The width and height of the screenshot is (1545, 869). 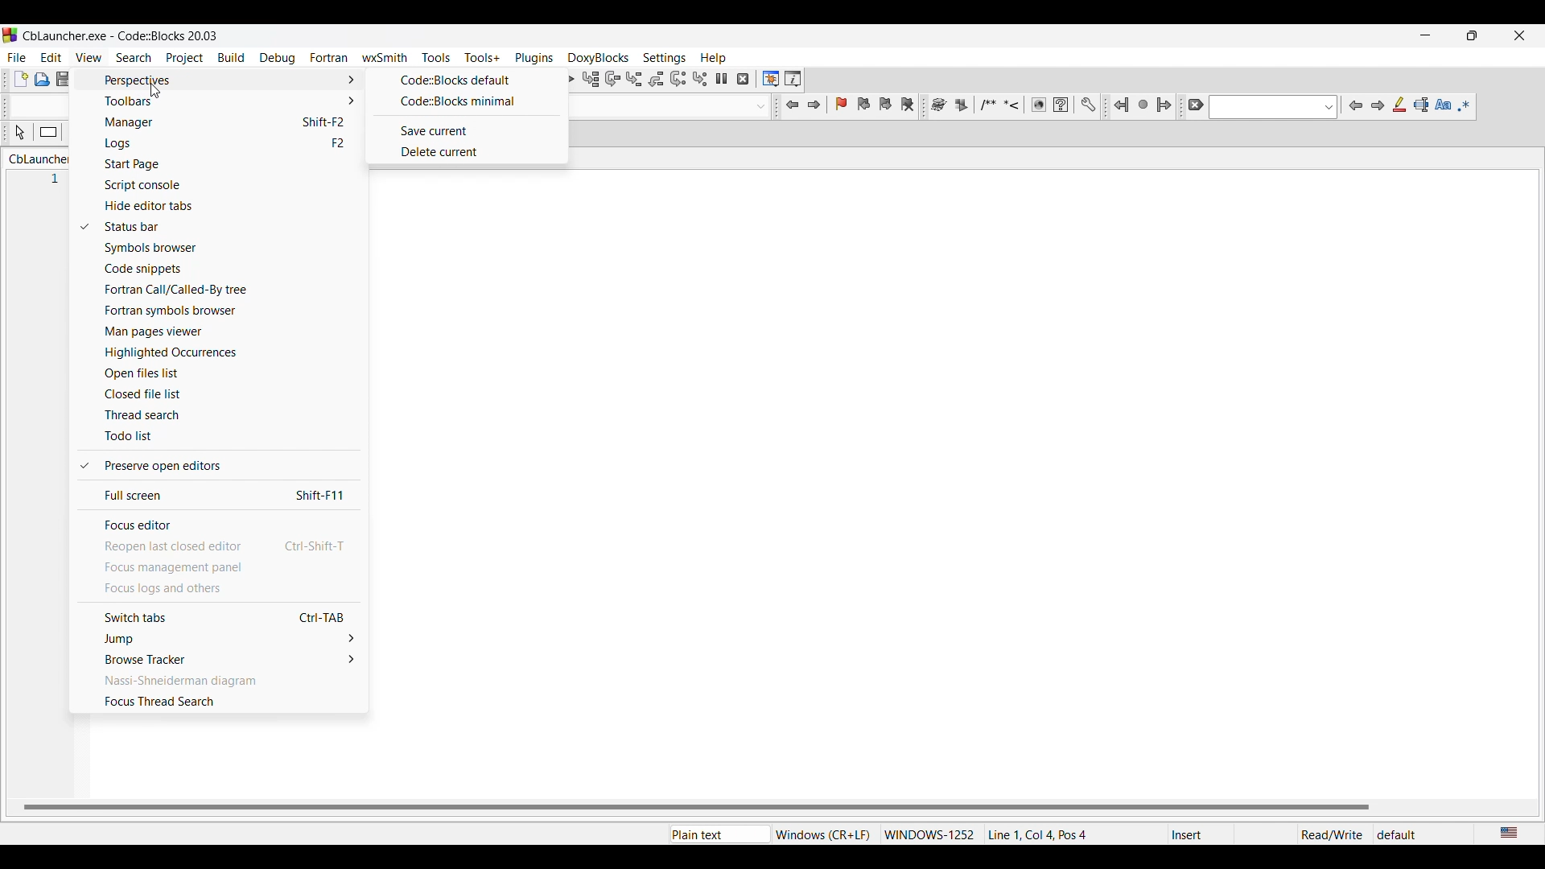 What do you see at coordinates (908, 104) in the screenshot?
I see `Clear bookmarks` at bounding box center [908, 104].